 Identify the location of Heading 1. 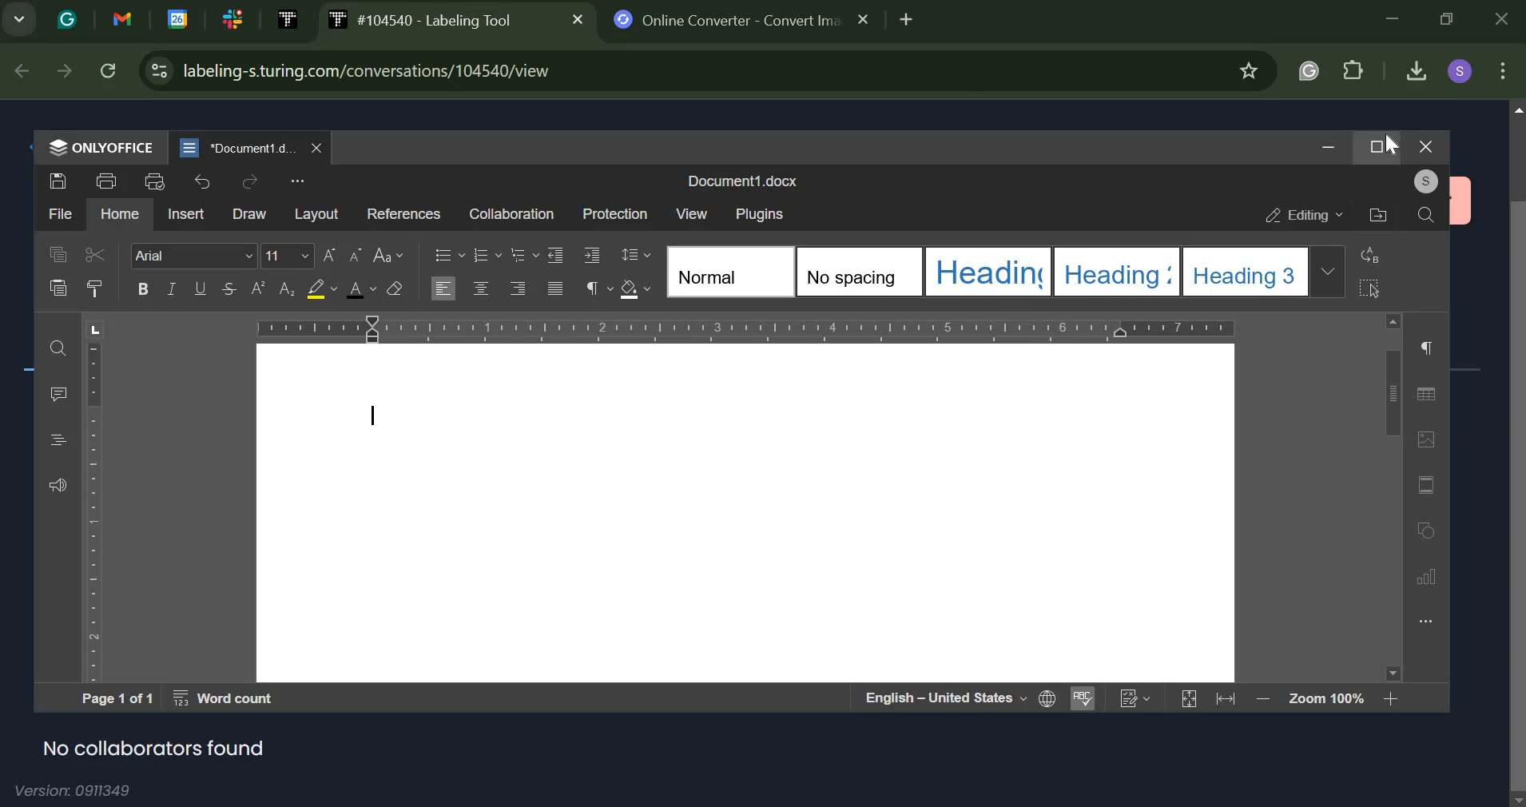
(988, 272).